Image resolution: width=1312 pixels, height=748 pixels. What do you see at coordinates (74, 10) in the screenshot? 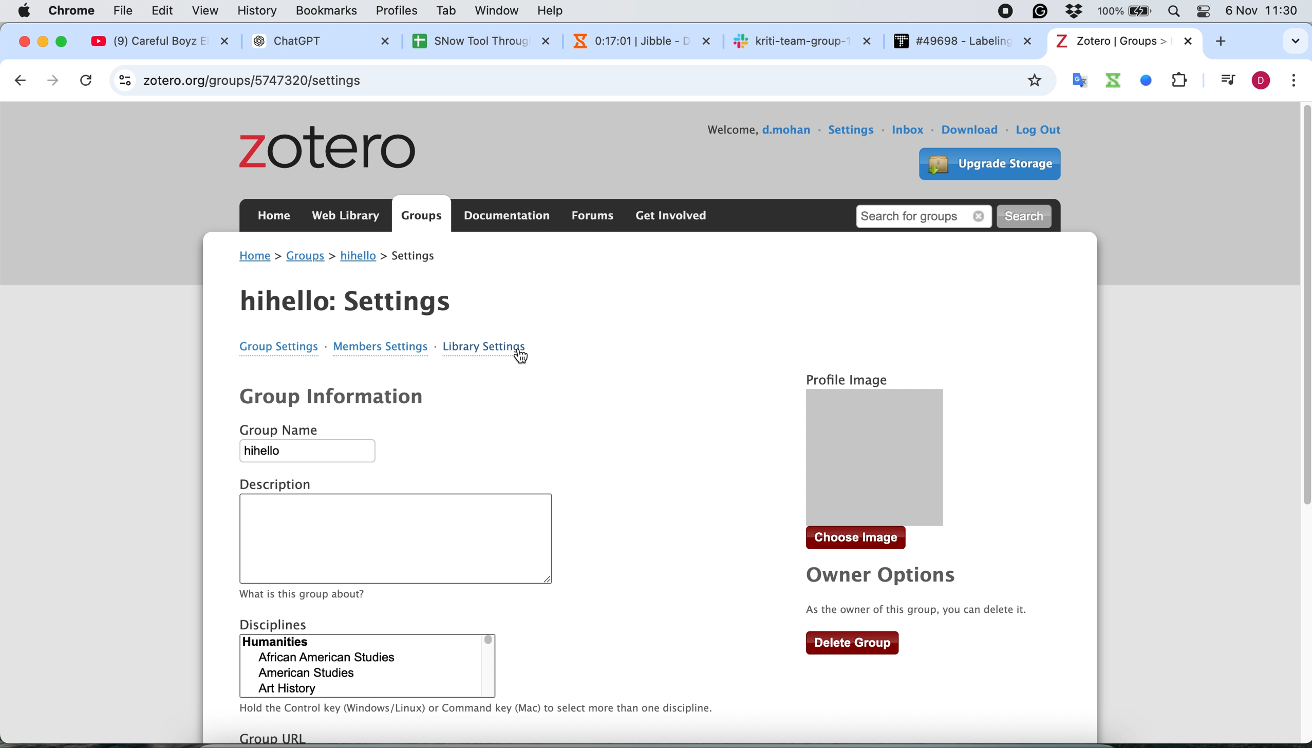
I see `chrome` at bounding box center [74, 10].